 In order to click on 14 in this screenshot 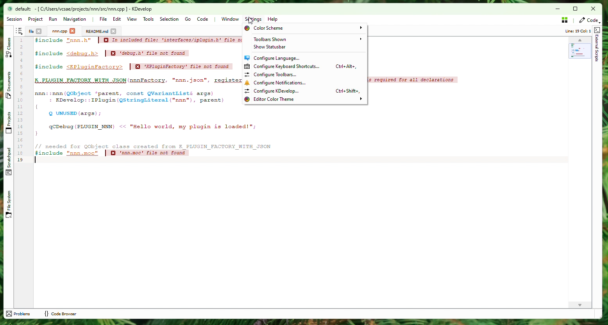, I will do `click(20, 127)`.